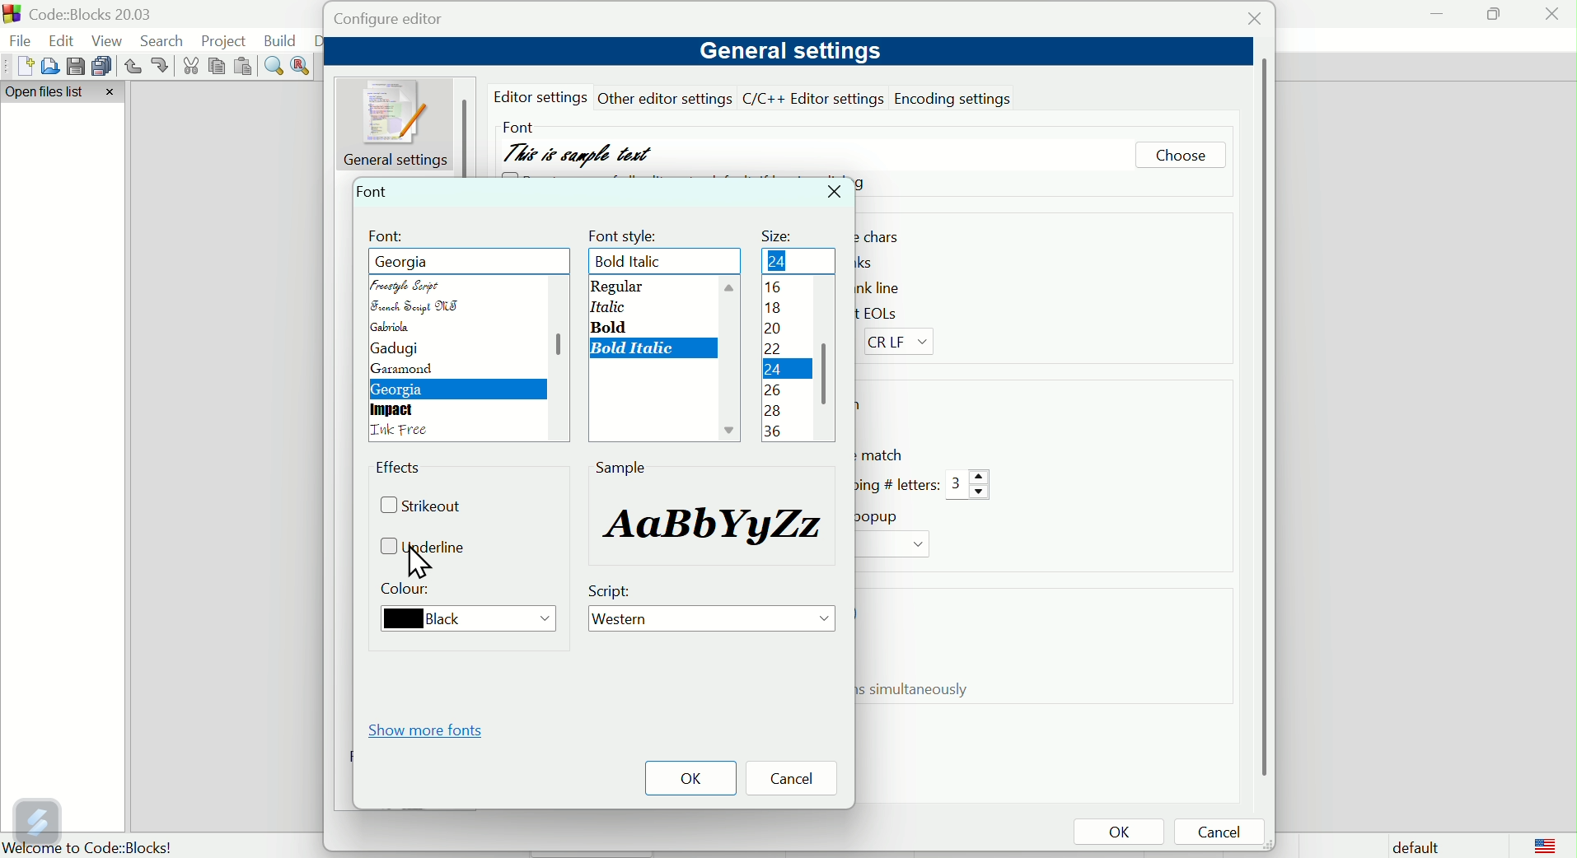  I want to click on French script, so click(416, 307).